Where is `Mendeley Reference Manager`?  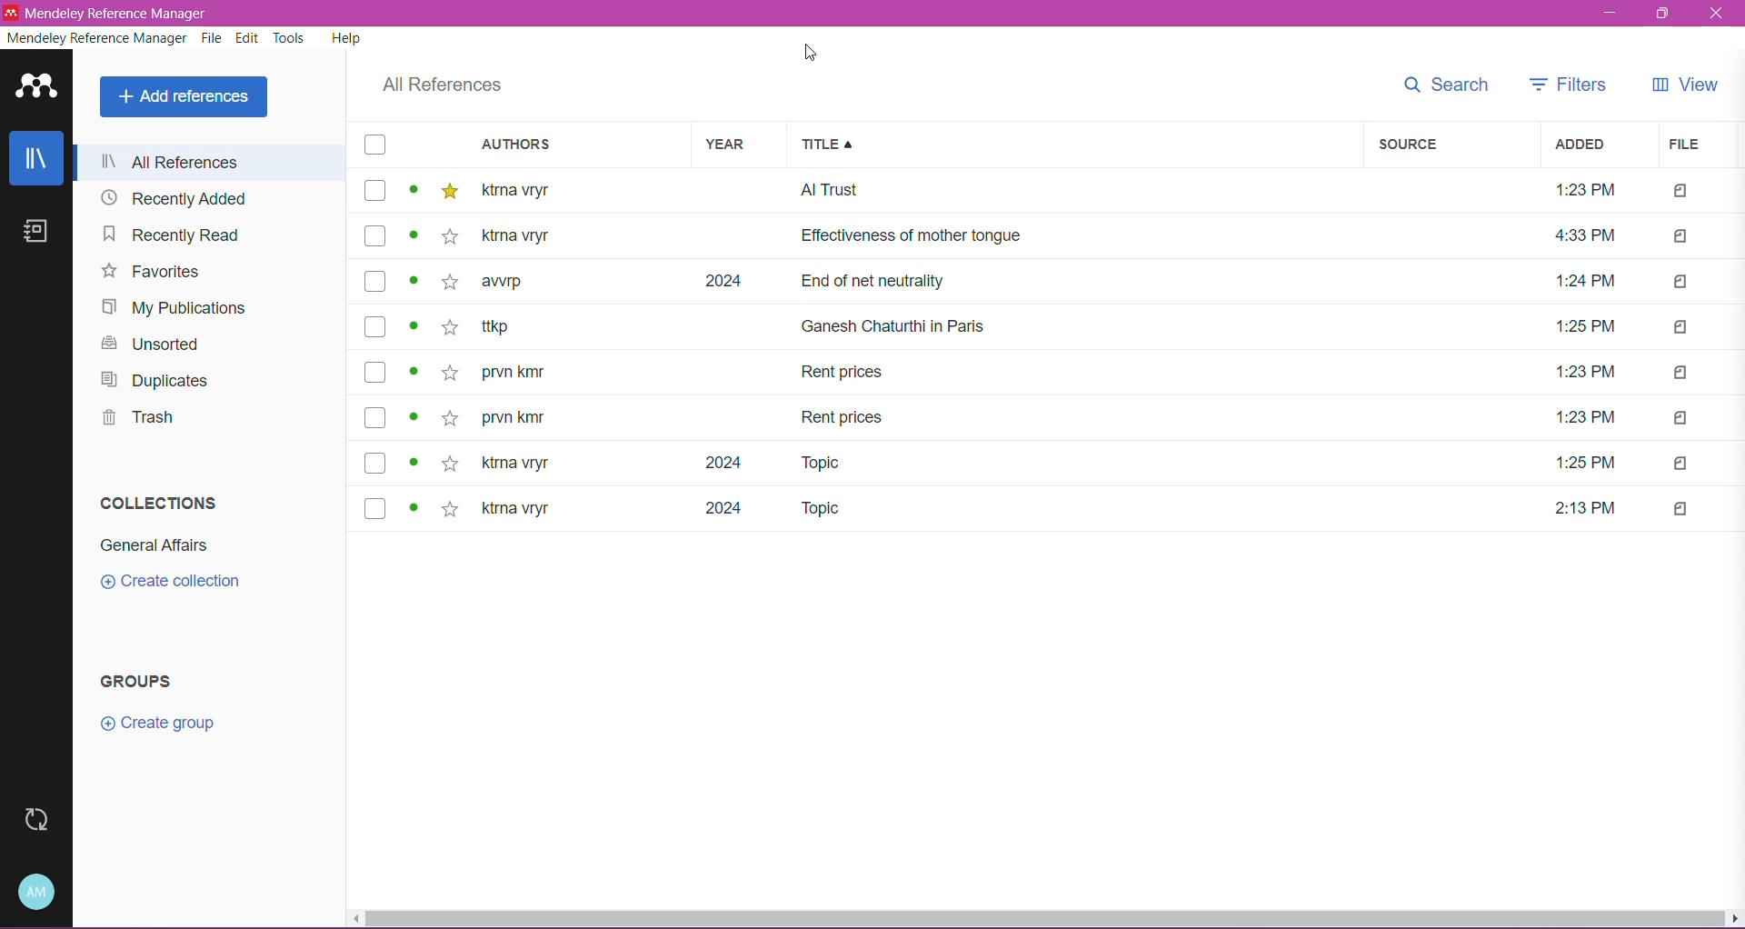
Mendeley Reference Manager is located at coordinates (104, 40).